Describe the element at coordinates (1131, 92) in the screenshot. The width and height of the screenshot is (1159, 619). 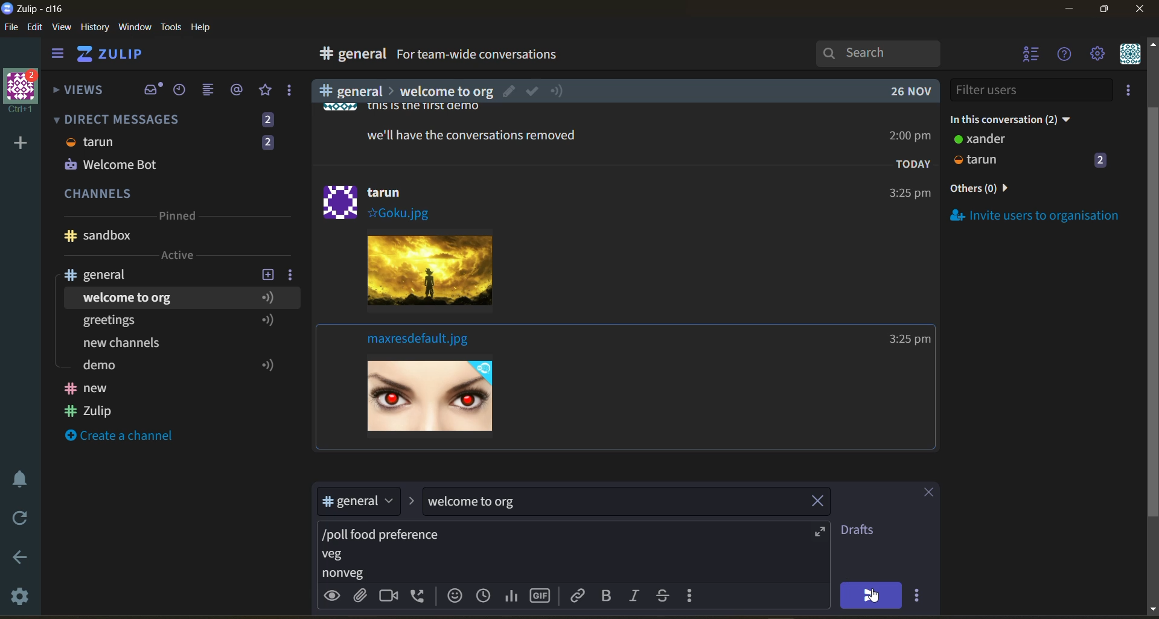
I see `invite users to organisation` at that location.